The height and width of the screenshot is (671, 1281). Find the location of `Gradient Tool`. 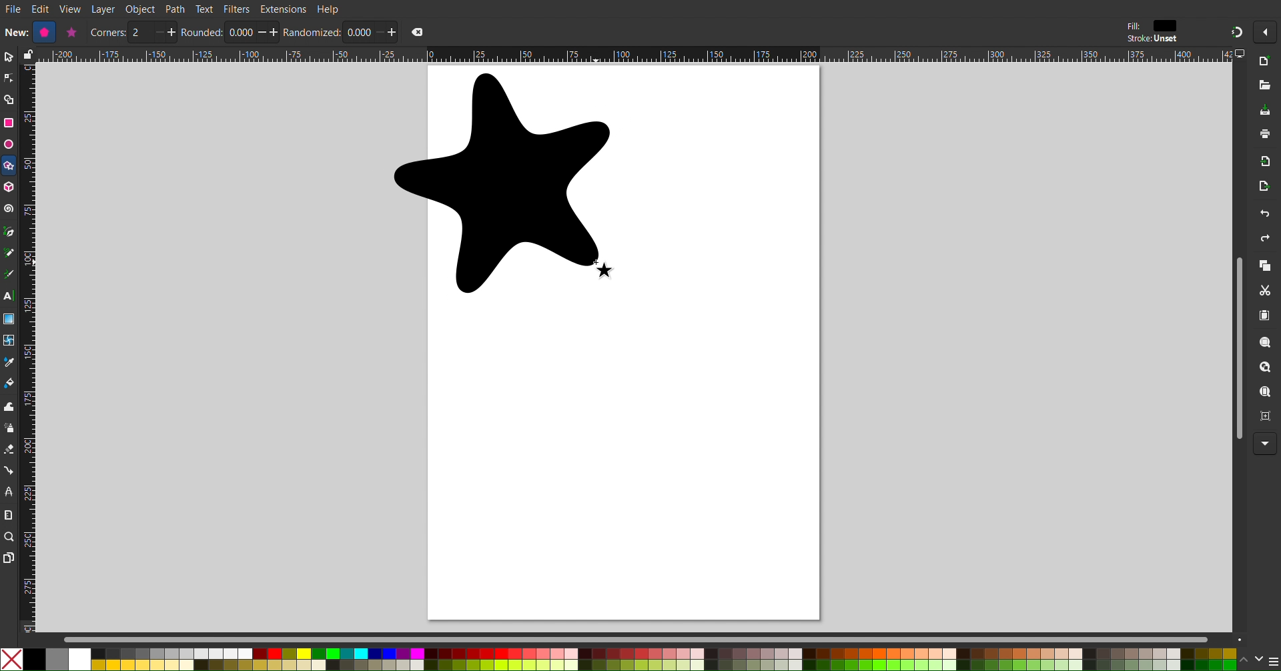

Gradient Tool is located at coordinates (9, 319).